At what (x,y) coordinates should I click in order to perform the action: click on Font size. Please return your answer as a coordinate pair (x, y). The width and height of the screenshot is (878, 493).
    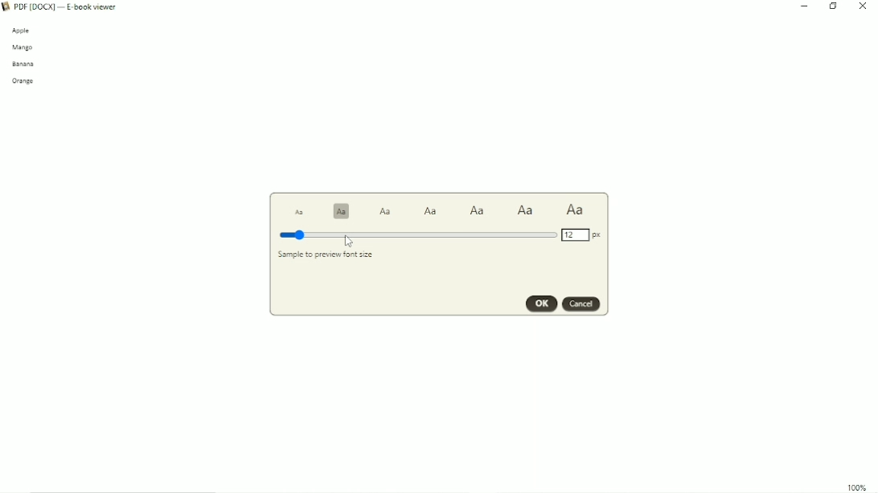
    Looking at the image, I should click on (582, 234).